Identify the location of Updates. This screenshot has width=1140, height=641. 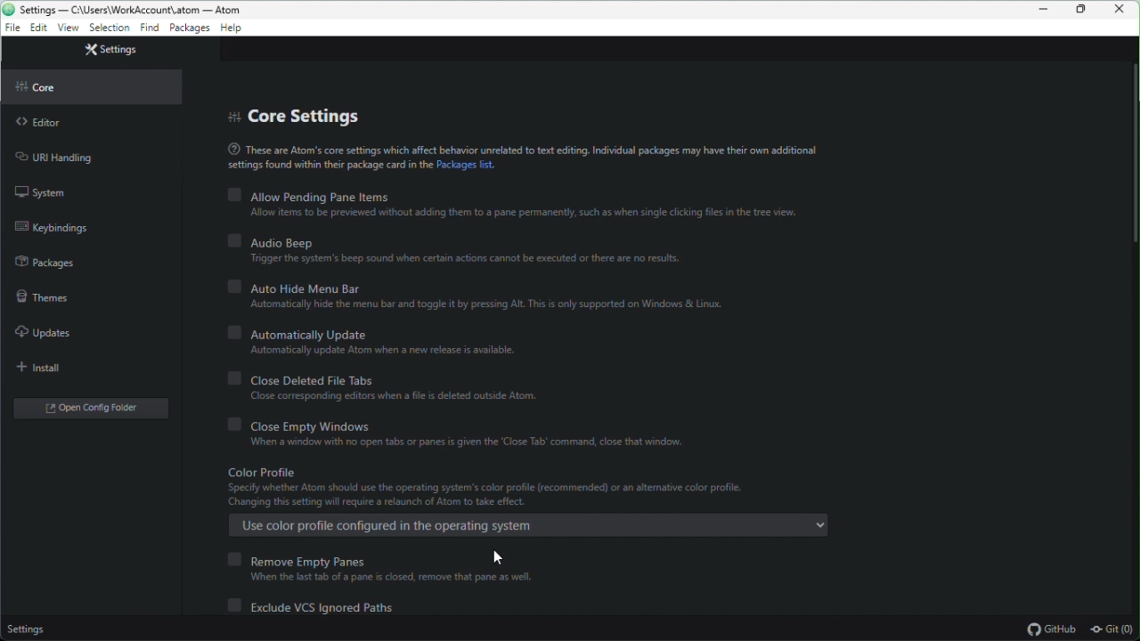
(39, 332).